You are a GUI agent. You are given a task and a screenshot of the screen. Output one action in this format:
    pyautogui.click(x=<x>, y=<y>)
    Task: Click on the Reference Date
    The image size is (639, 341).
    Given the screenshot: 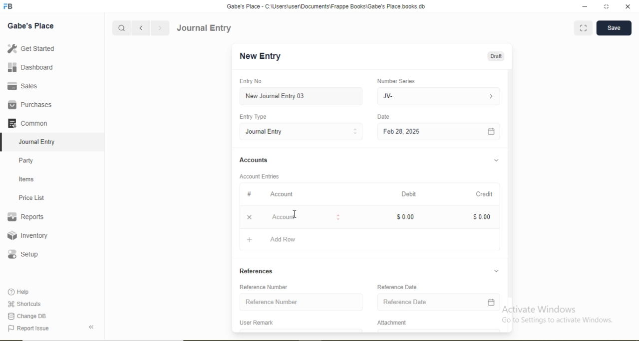 What is the action you would take?
    pyautogui.click(x=397, y=286)
    